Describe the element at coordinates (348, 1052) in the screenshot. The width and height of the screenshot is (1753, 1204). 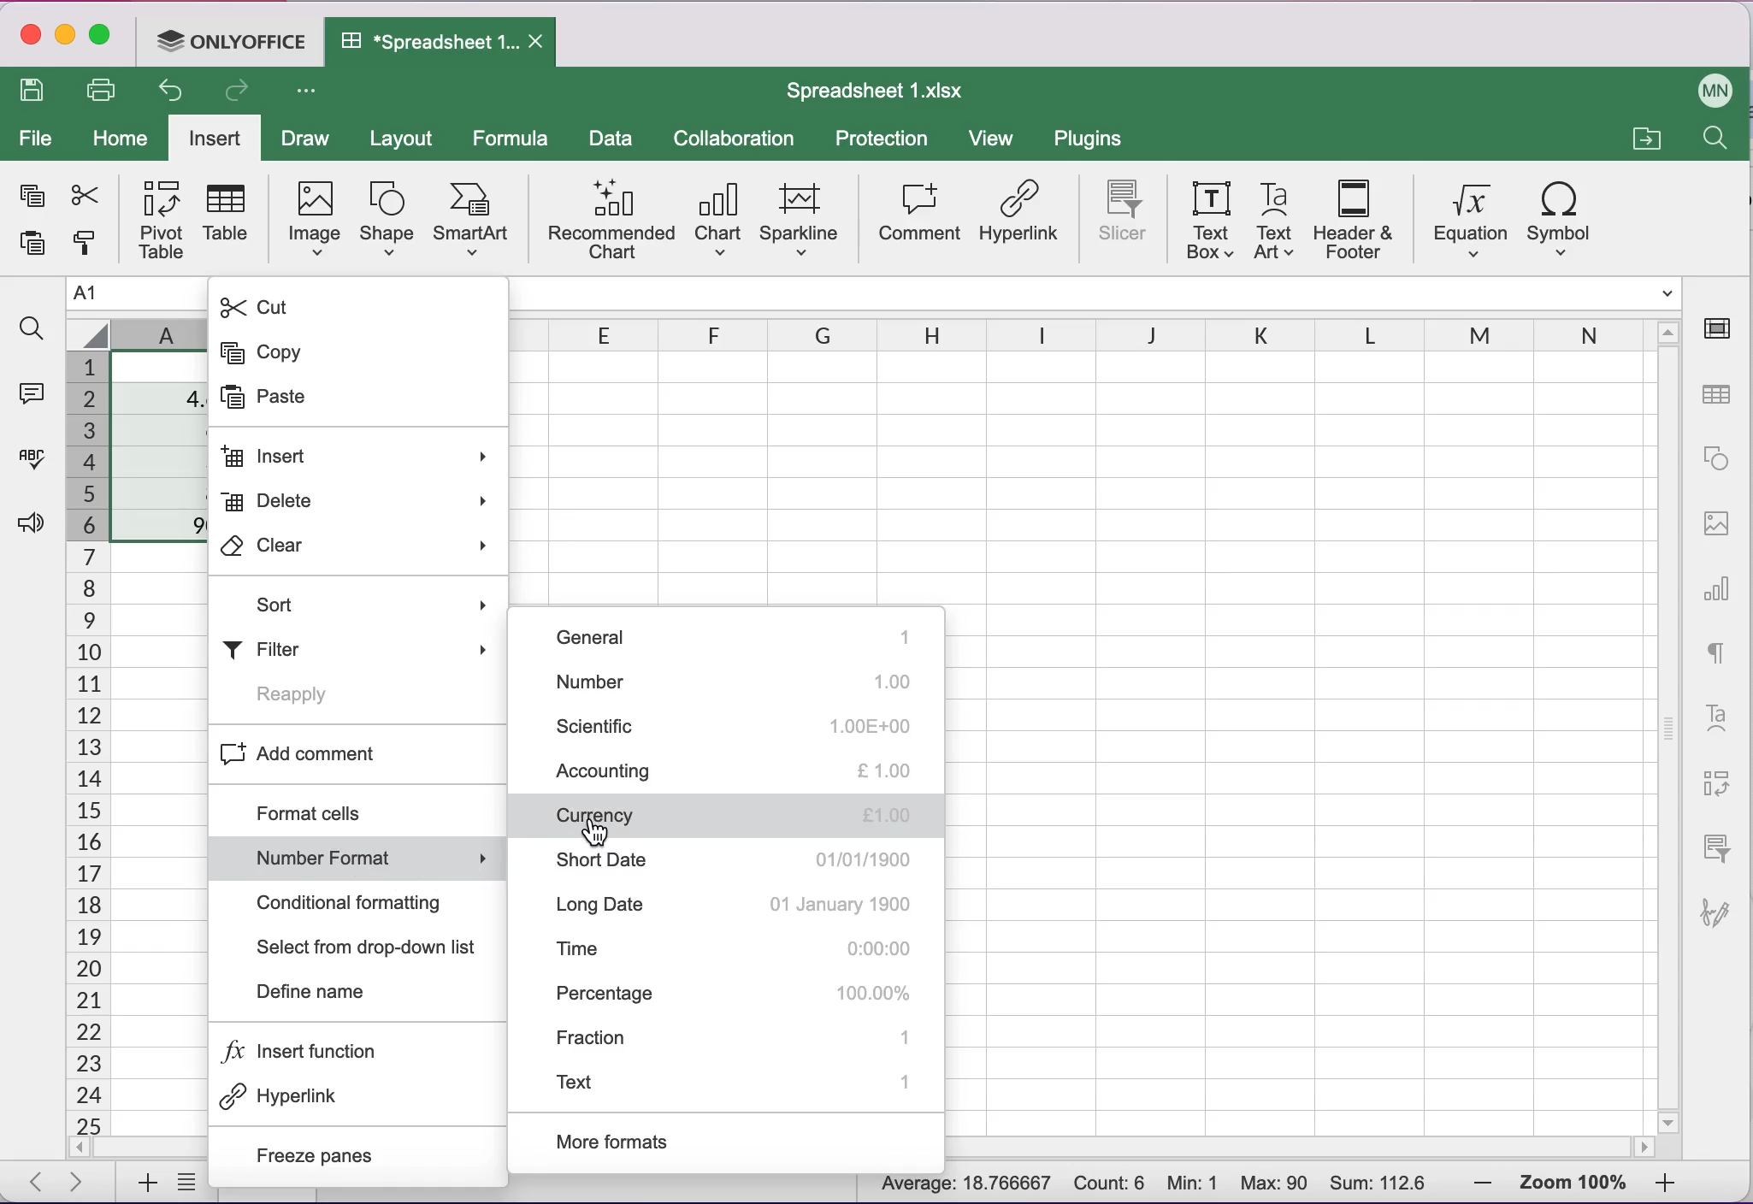
I see `Insert function` at that location.